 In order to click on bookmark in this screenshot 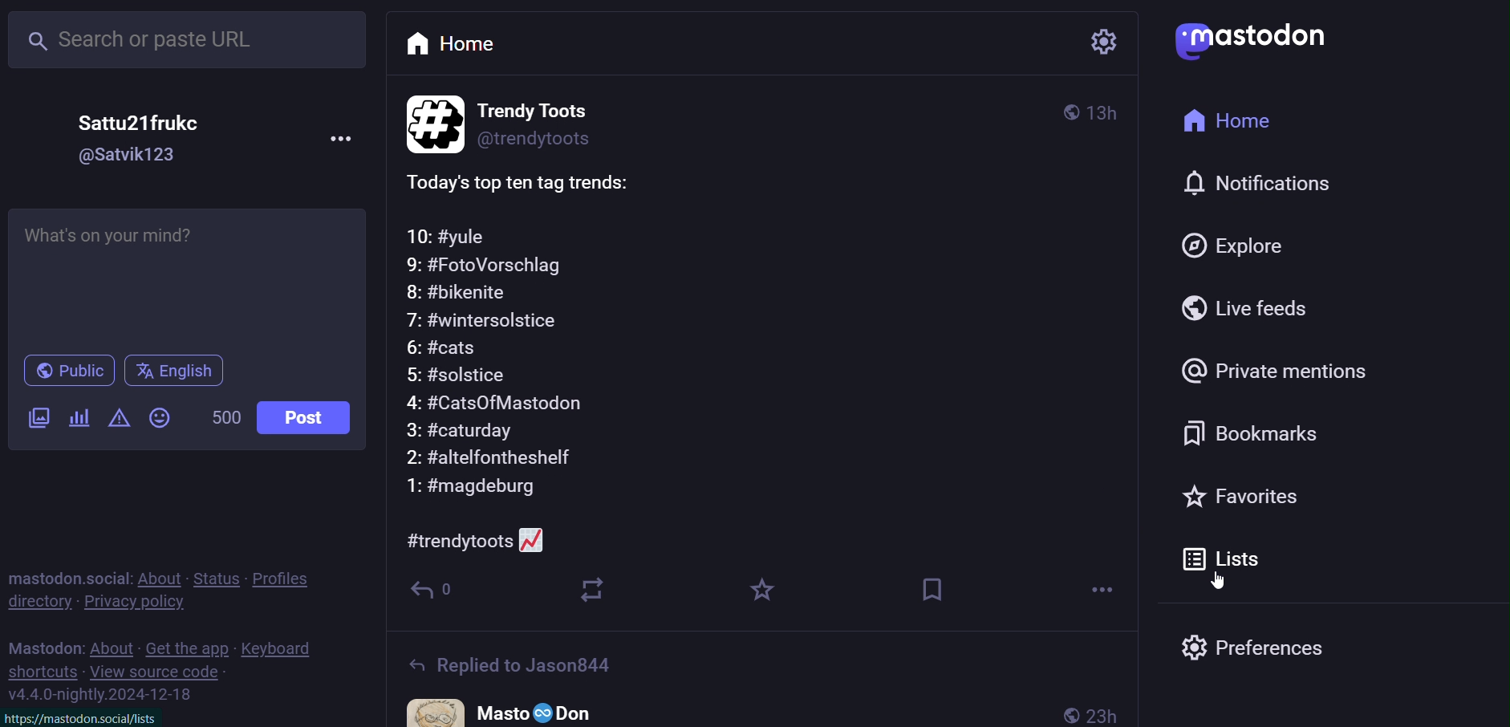, I will do `click(1259, 437)`.